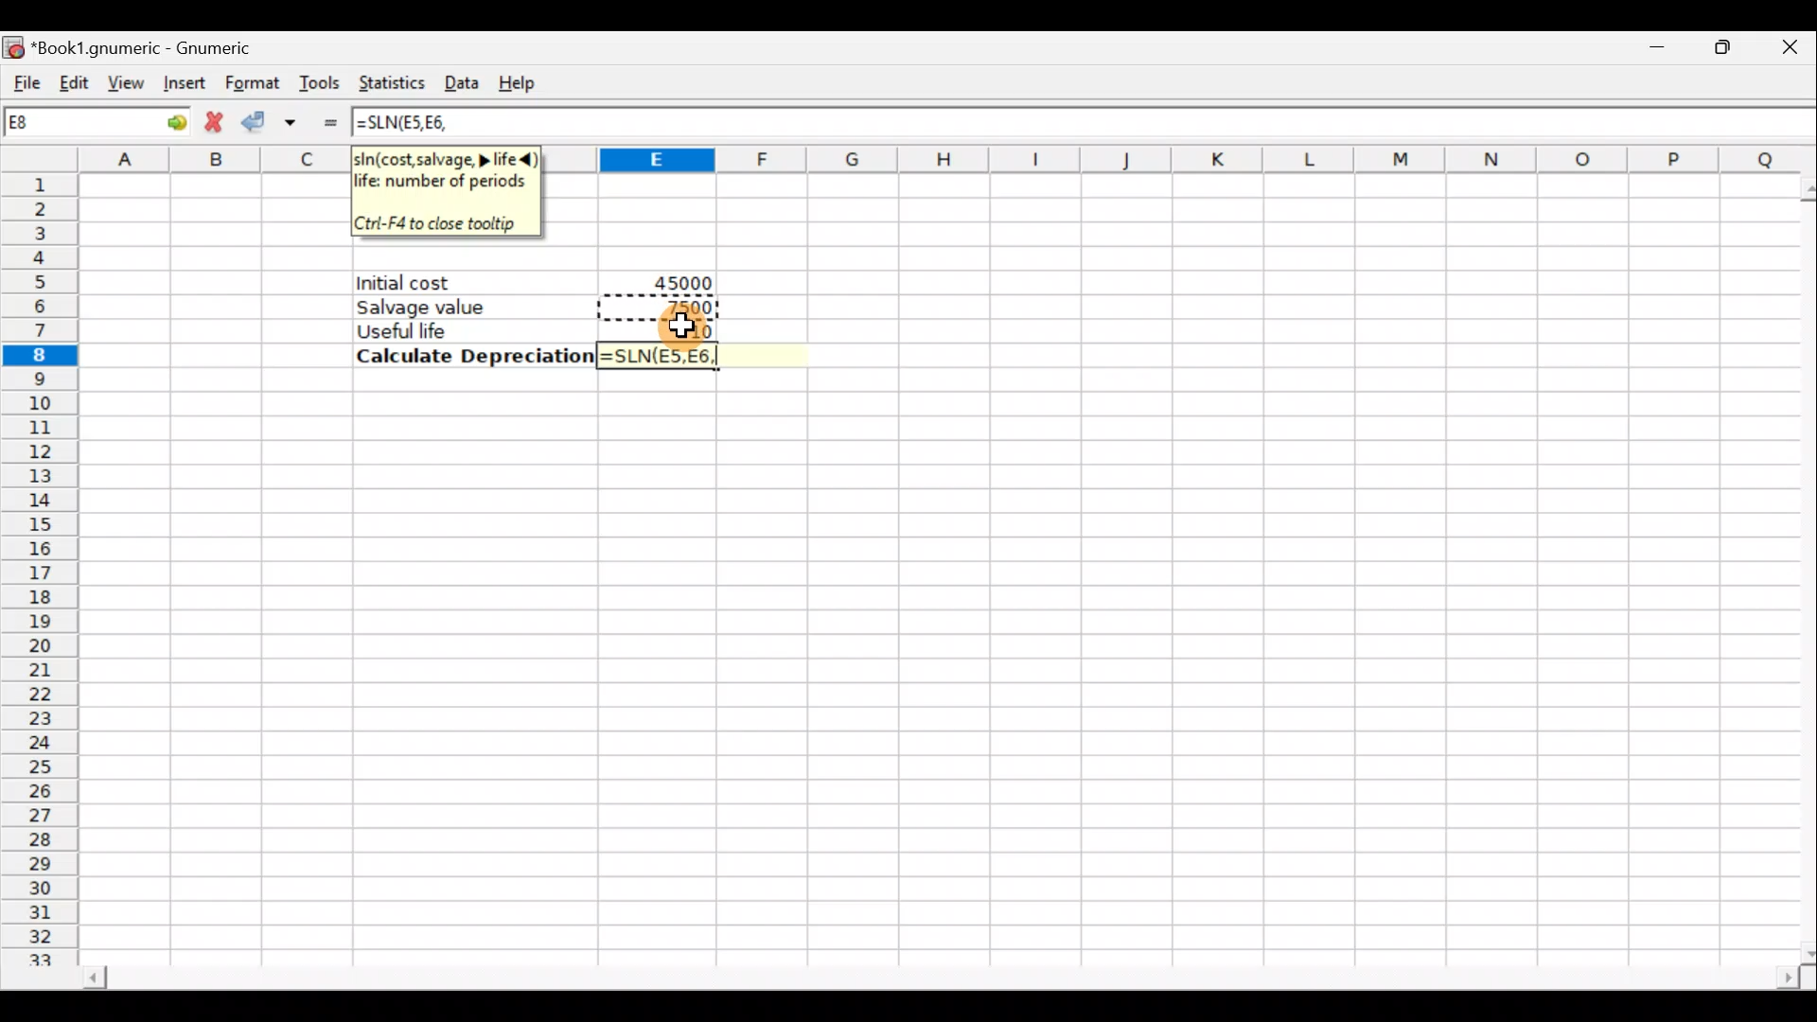  Describe the element at coordinates (469, 356) in the screenshot. I see `Calculate Depreciation` at that location.